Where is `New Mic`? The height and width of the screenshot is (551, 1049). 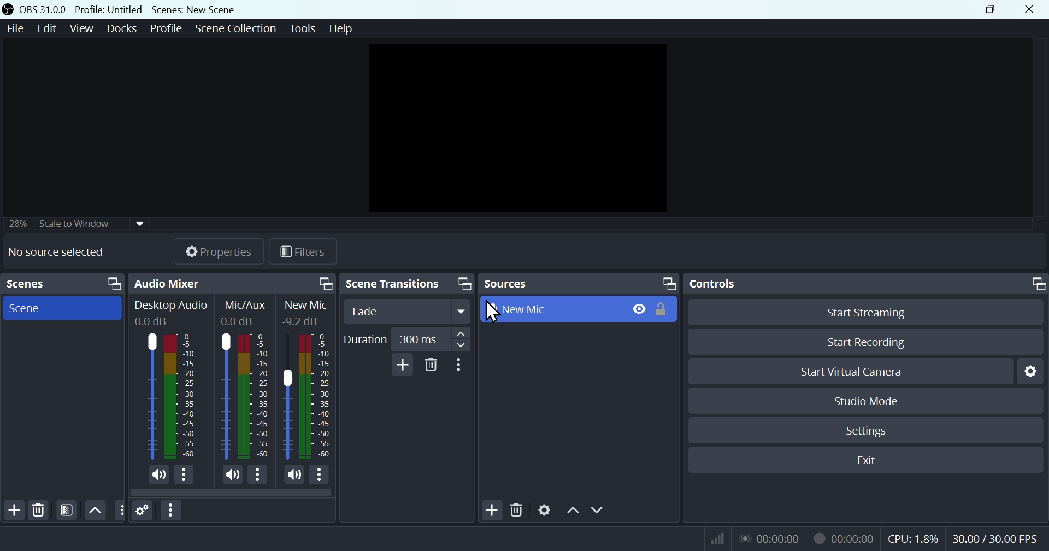 New Mic is located at coordinates (317, 397).